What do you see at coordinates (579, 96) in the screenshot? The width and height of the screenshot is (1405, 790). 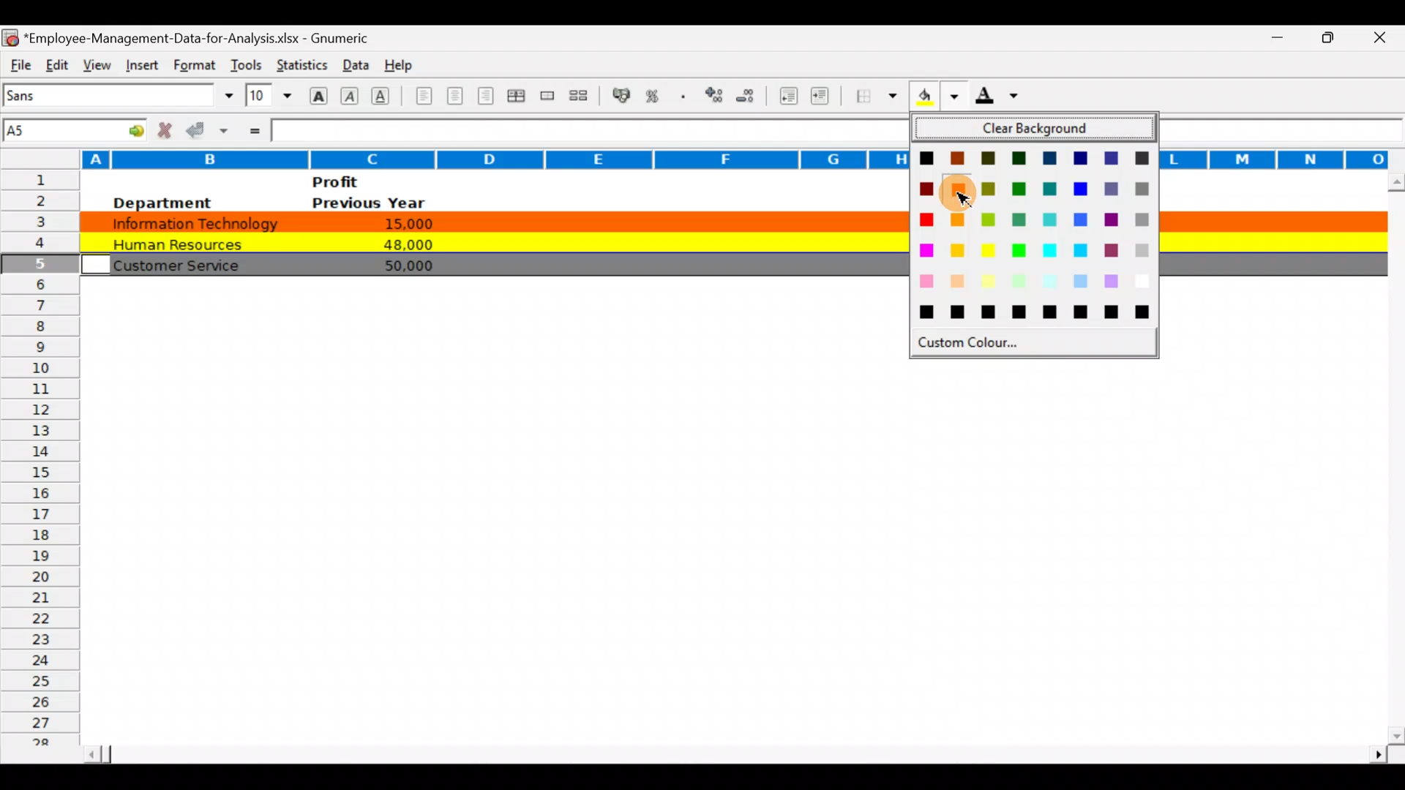 I see `Split merged range of cells` at bounding box center [579, 96].